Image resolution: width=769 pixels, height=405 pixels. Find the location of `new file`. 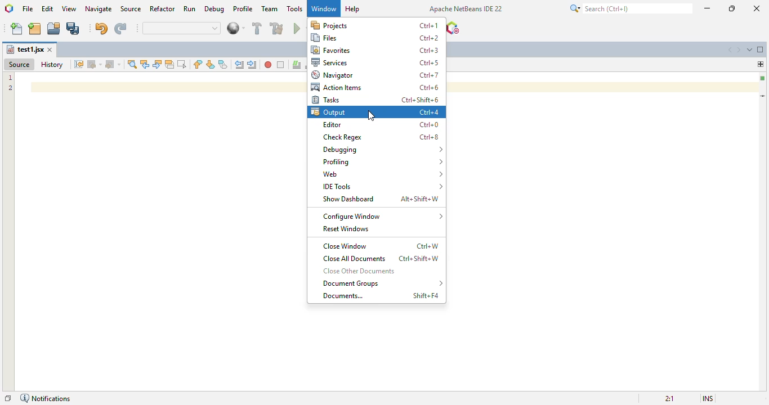

new file is located at coordinates (17, 29).